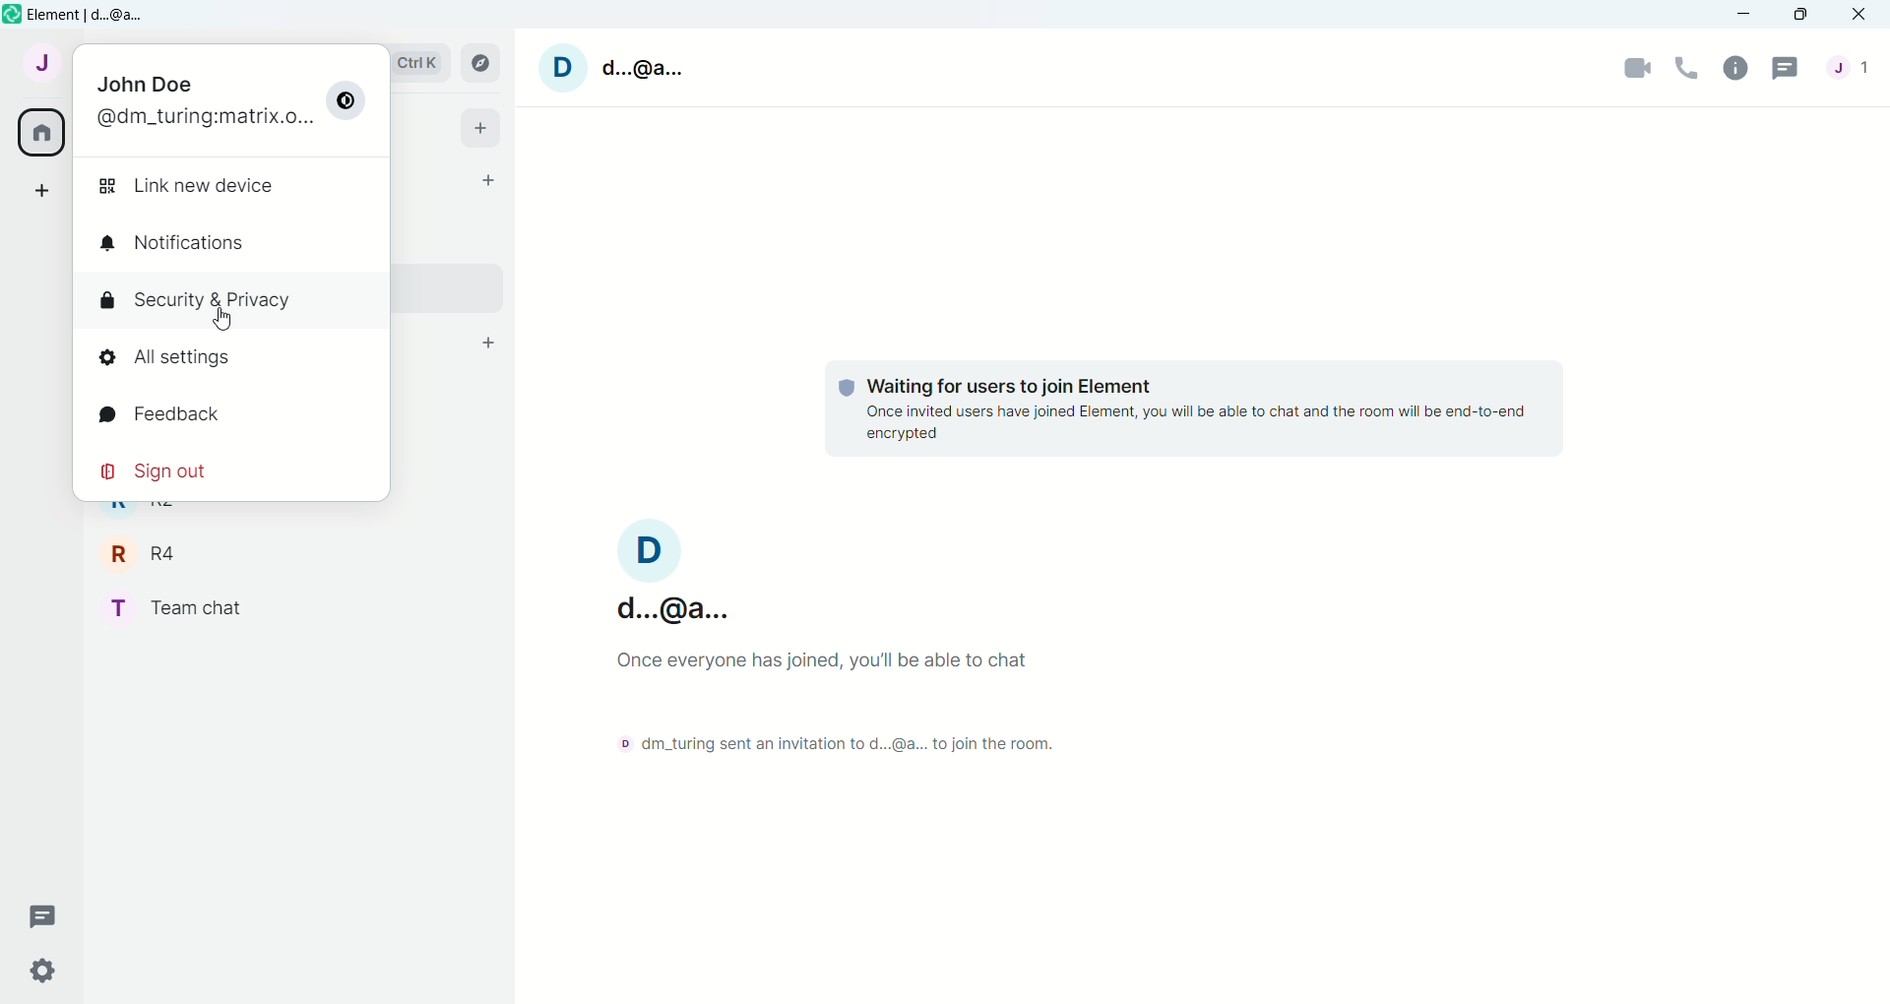  What do you see at coordinates (173, 242) in the screenshot?
I see `Notifications` at bounding box center [173, 242].